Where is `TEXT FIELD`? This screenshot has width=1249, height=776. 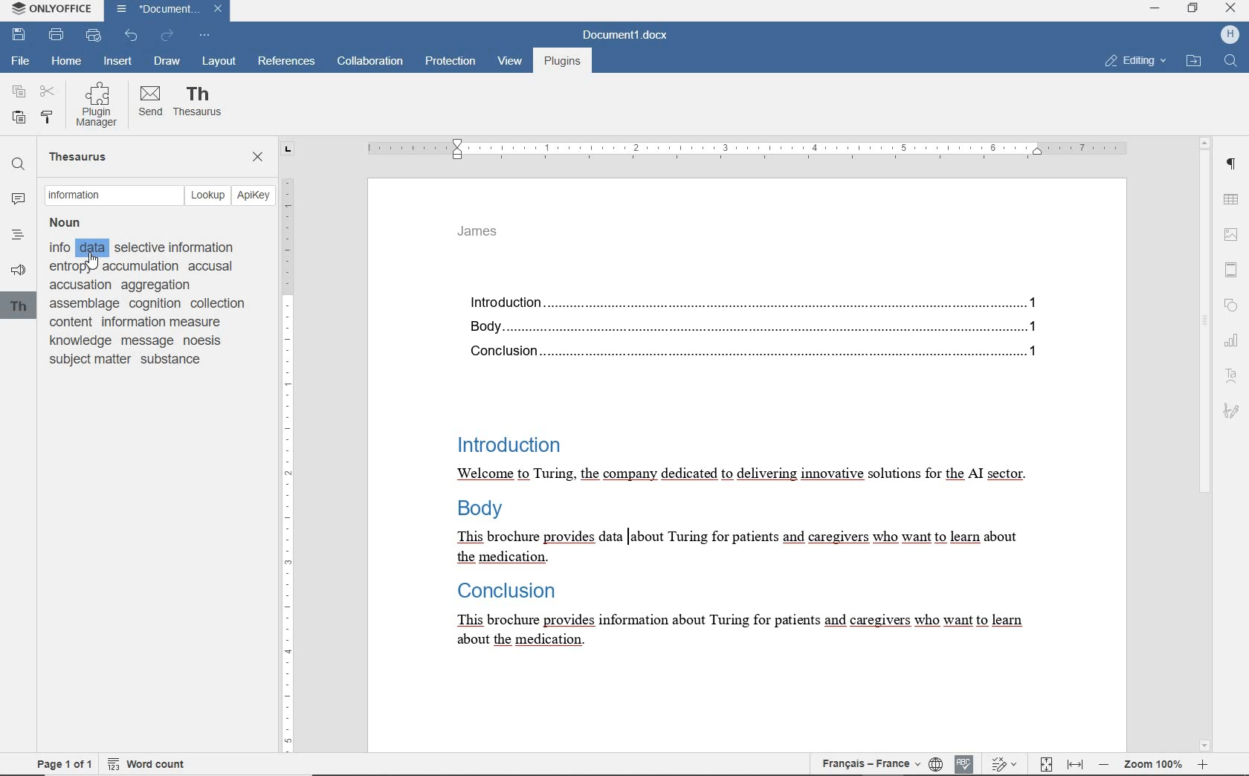
TEXT FIELD is located at coordinates (112, 195).